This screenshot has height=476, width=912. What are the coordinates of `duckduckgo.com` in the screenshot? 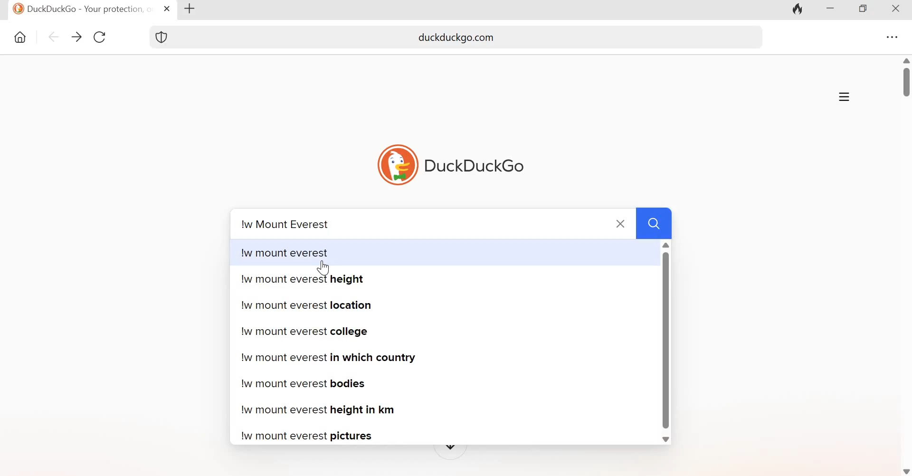 It's located at (474, 37).